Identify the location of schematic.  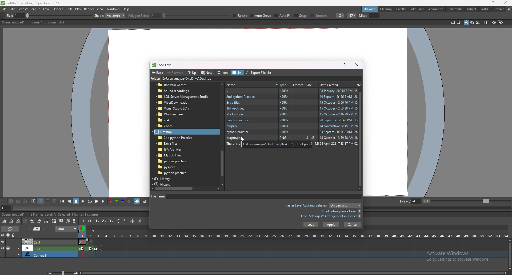
(455, 9).